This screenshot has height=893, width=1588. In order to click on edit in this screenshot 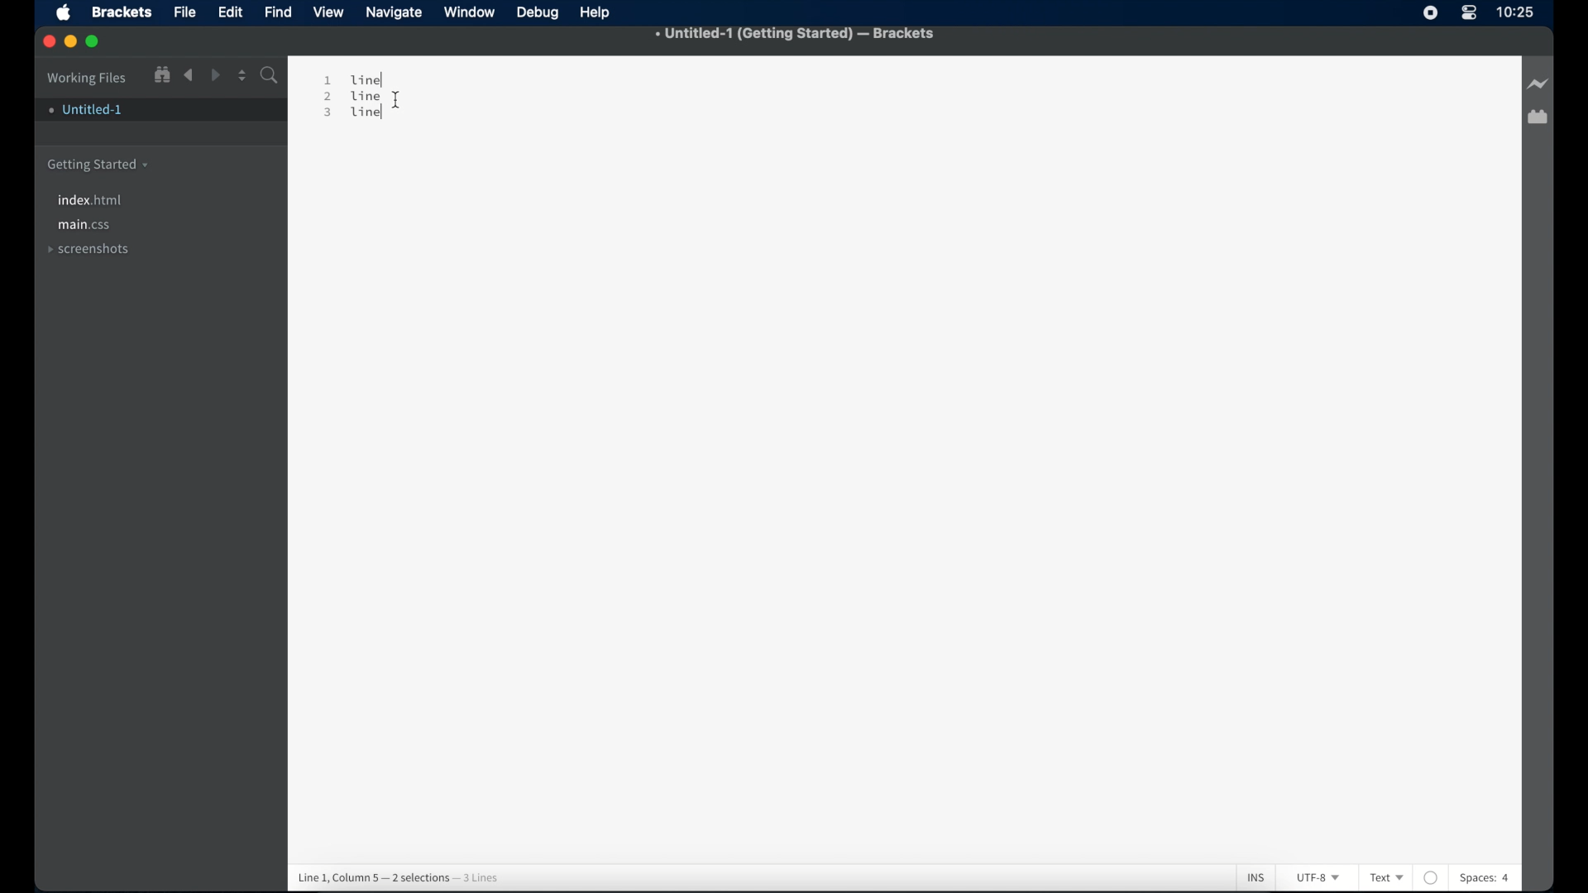, I will do `click(232, 12)`.